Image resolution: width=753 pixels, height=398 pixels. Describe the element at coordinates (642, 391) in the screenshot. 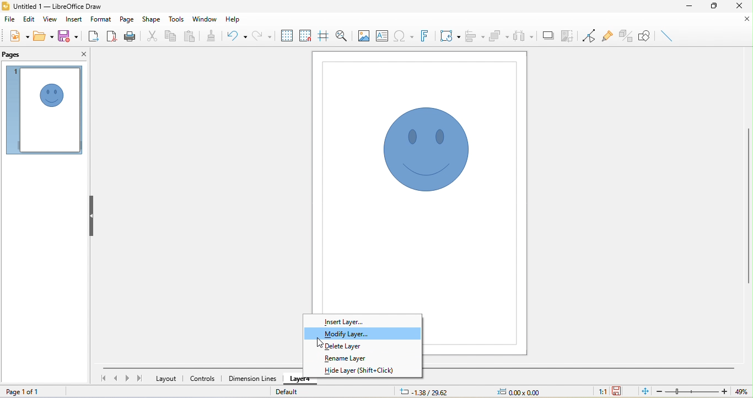

I see `fit to the current window` at that location.